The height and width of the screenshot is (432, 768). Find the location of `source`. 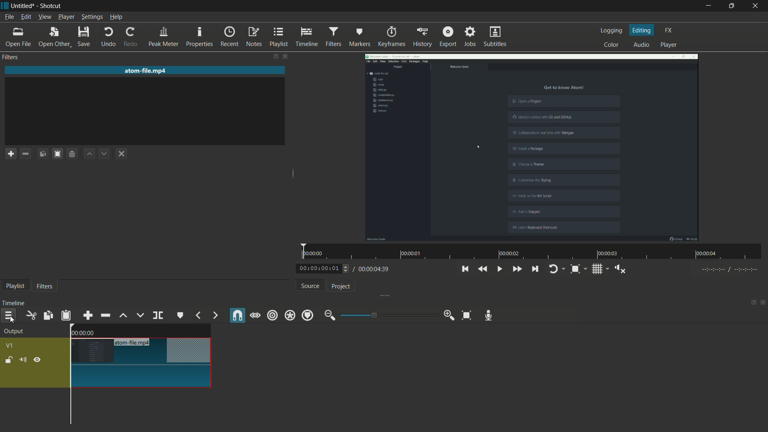

source is located at coordinates (311, 286).